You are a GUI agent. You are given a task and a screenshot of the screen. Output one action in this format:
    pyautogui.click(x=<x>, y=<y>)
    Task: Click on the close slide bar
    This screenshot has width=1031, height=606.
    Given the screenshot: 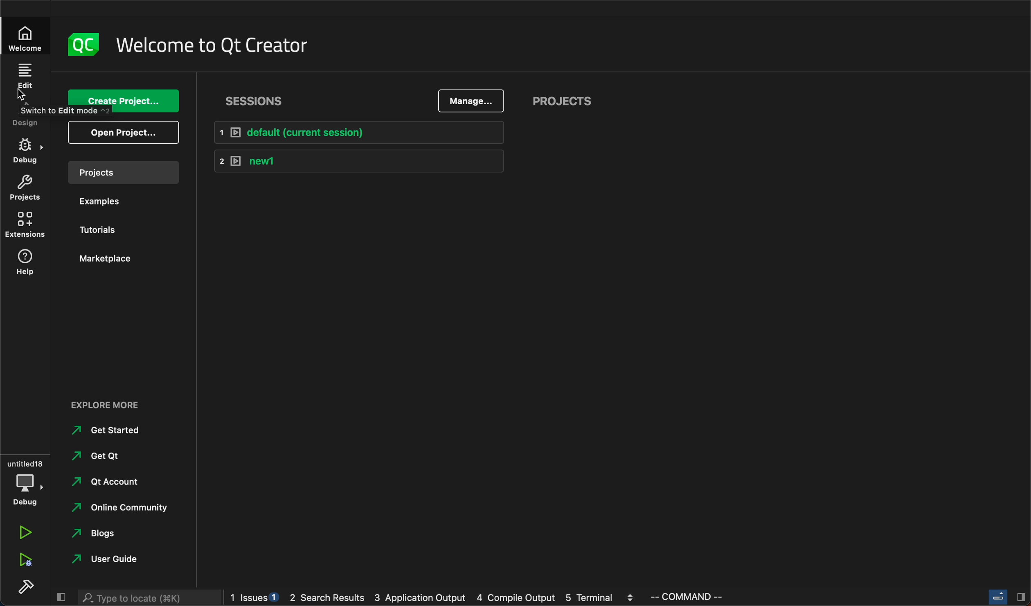 What is the action you would take?
    pyautogui.click(x=1004, y=597)
    